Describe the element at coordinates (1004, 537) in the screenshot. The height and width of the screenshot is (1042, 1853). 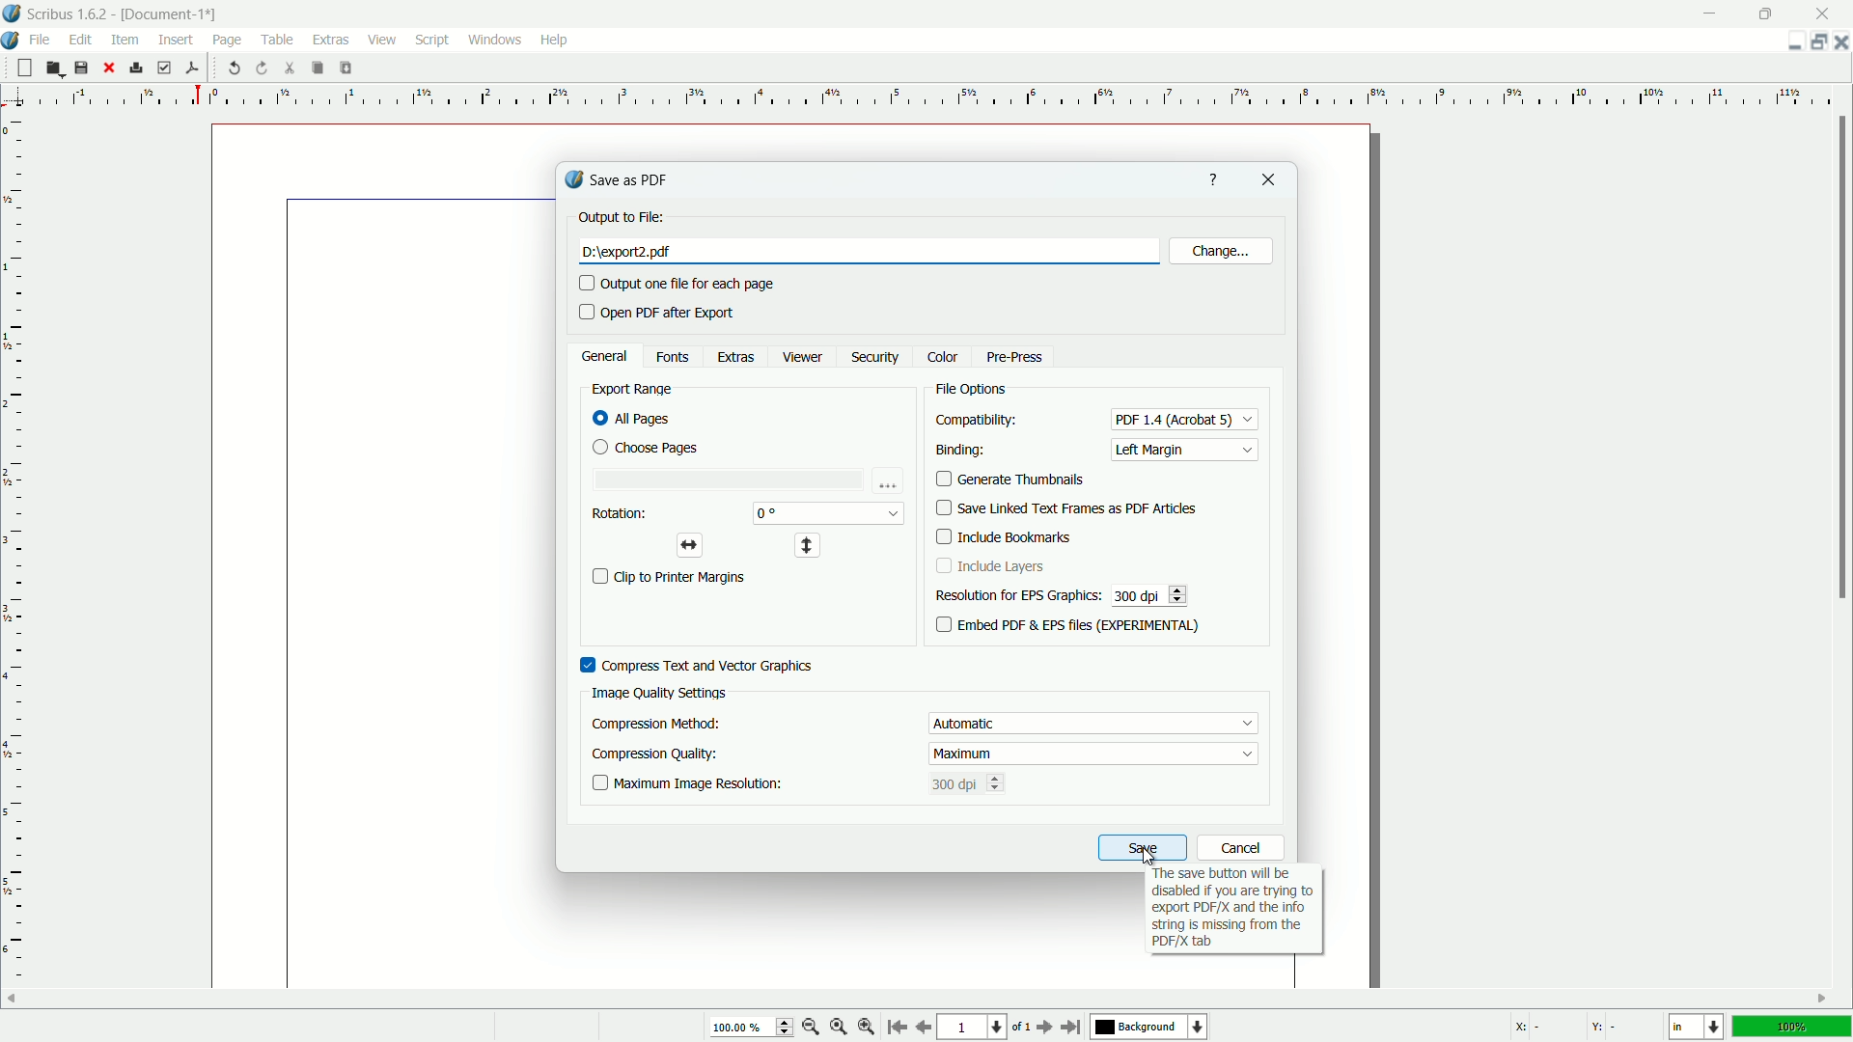
I see `include bookmarks` at that location.